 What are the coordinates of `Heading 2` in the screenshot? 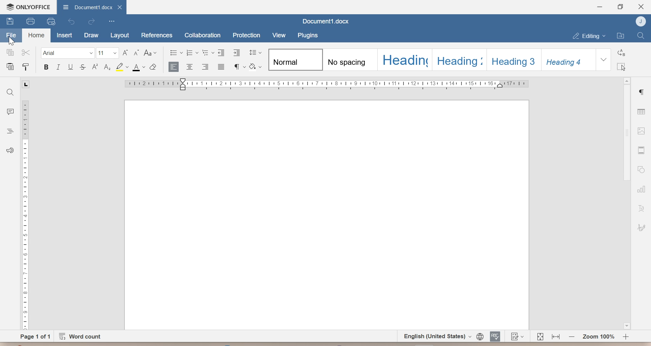 It's located at (460, 59).